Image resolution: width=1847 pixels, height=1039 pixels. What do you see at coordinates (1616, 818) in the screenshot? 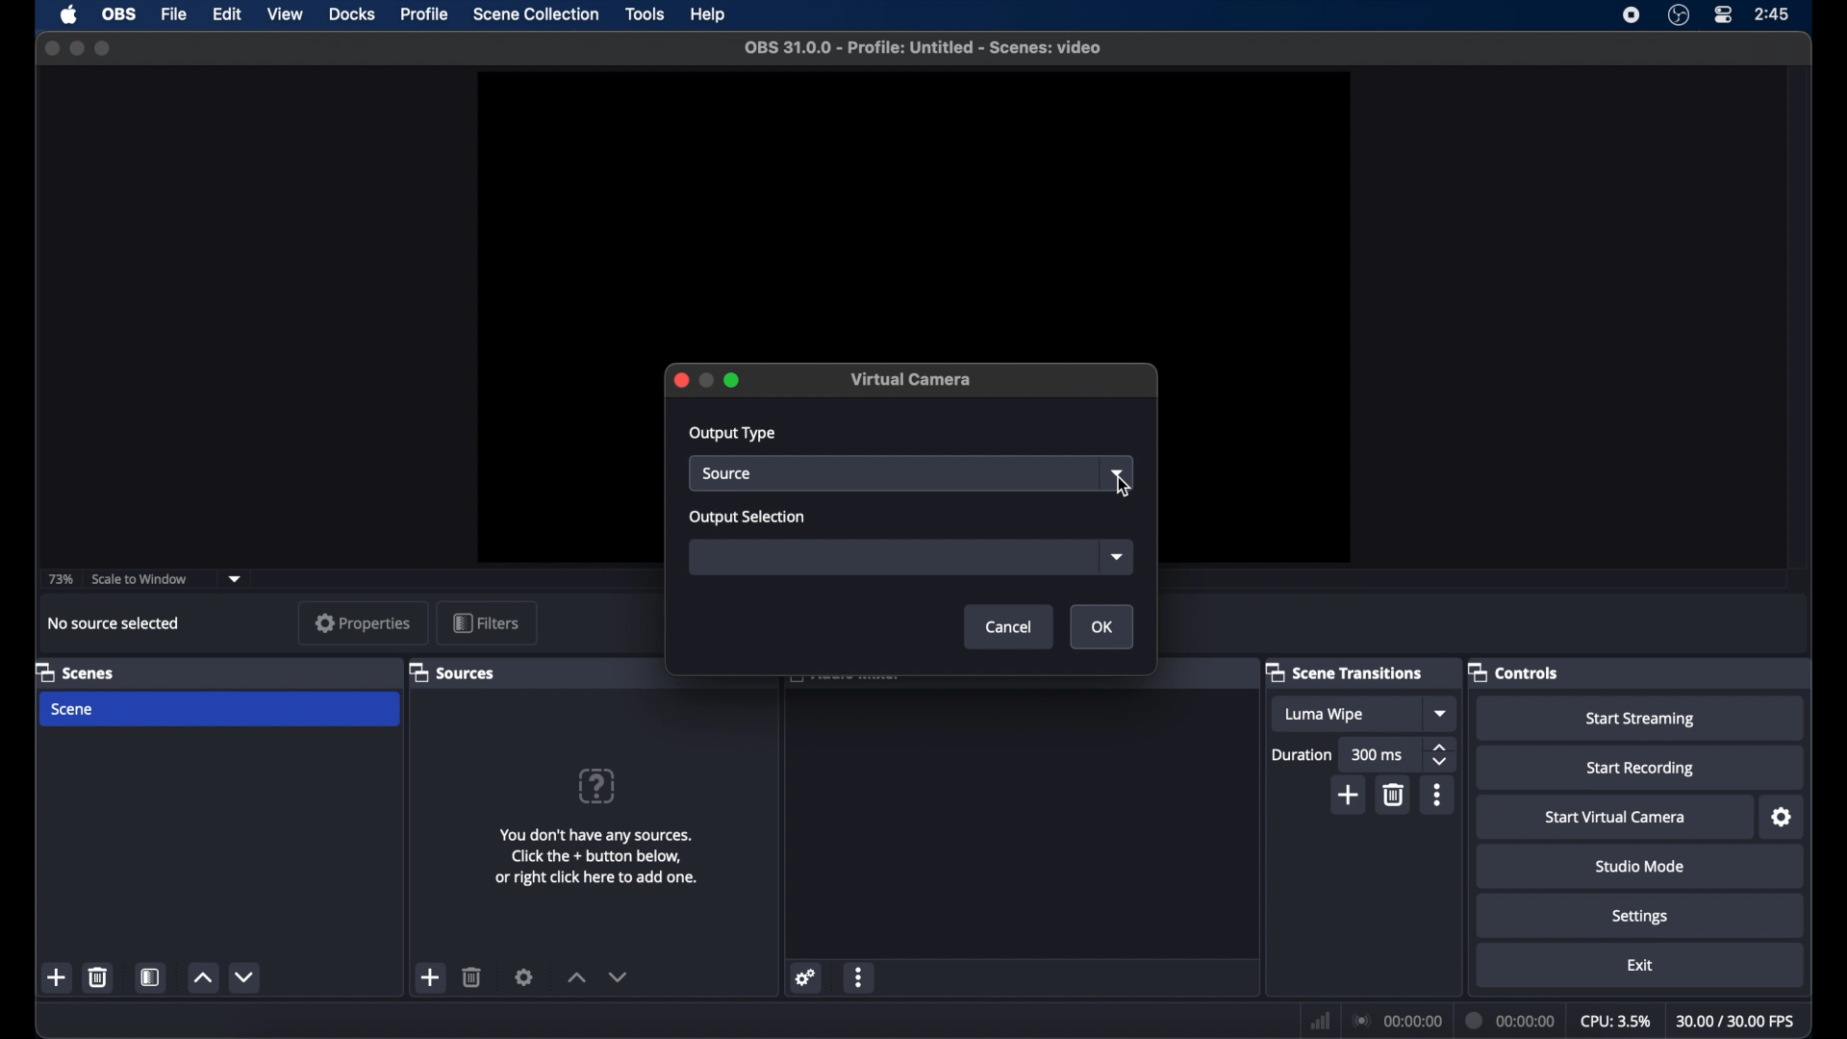
I see `start virtual camera` at bounding box center [1616, 818].